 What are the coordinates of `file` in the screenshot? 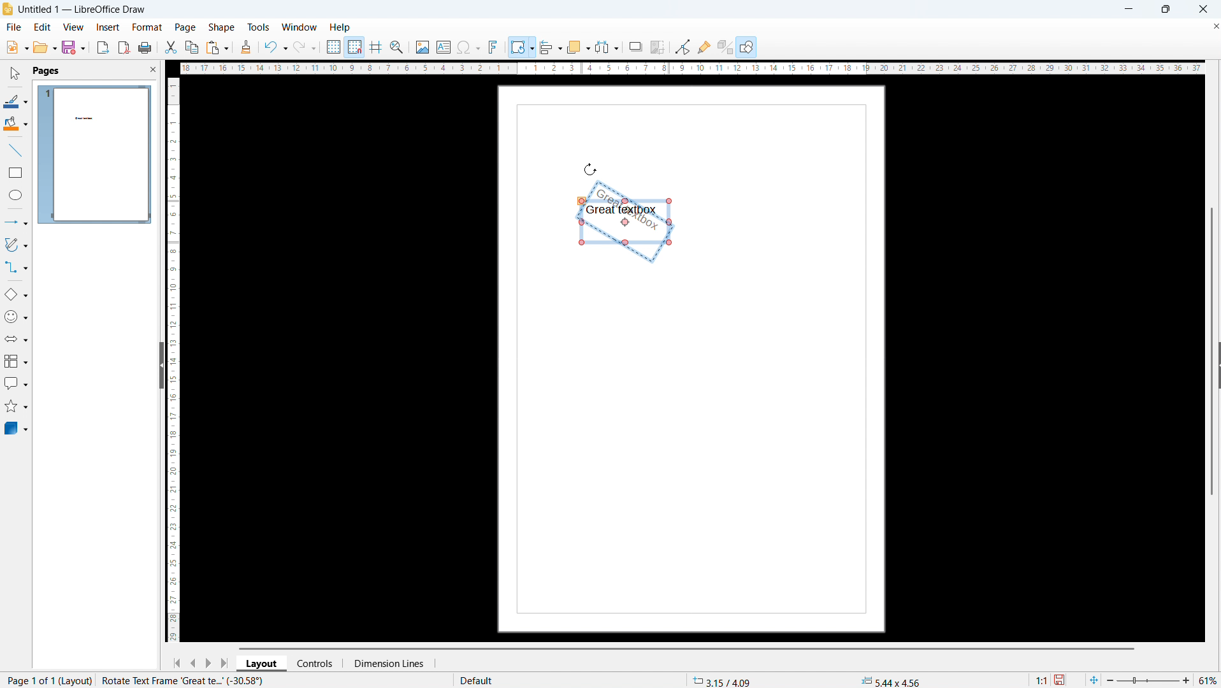 It's located at (13, 27).